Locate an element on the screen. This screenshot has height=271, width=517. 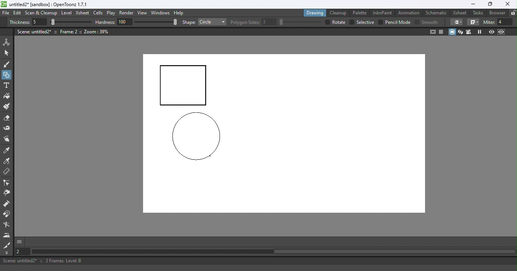
Fill tool is located at coordinates (7, 97).